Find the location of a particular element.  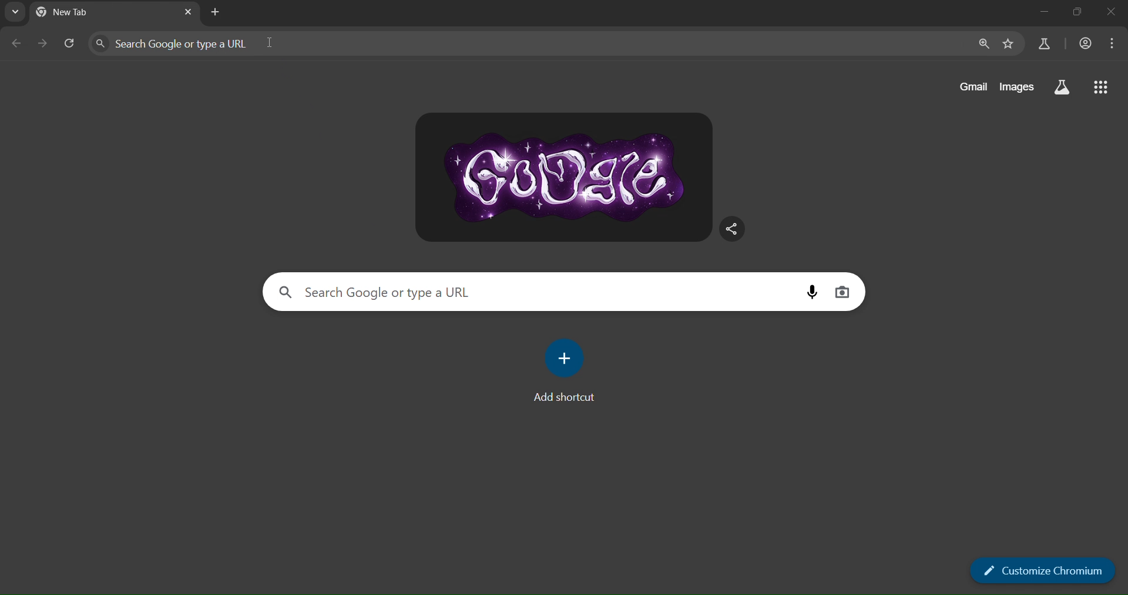

go forward one page is located at coordinates (45, 45).